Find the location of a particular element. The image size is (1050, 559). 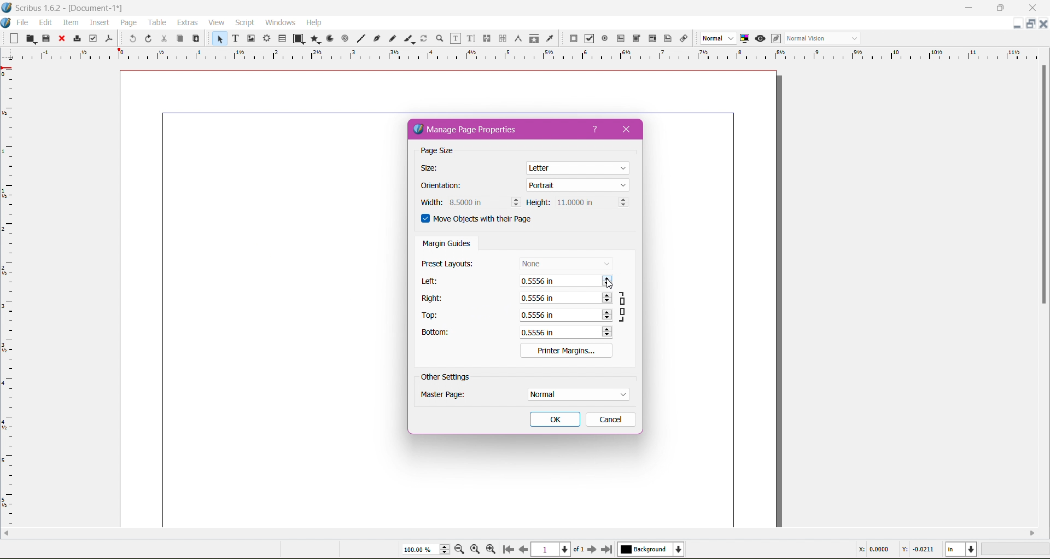

Restore Down Document is located at coordinates (1031, 24).